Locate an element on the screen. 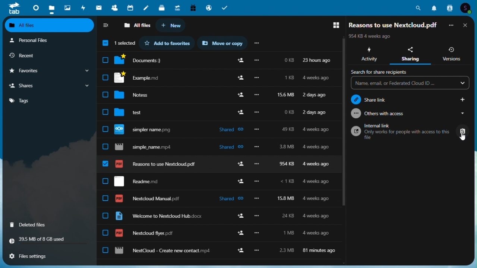 This screenshot has width=477, height=268. Internal link is located at coordinates (411, 132).